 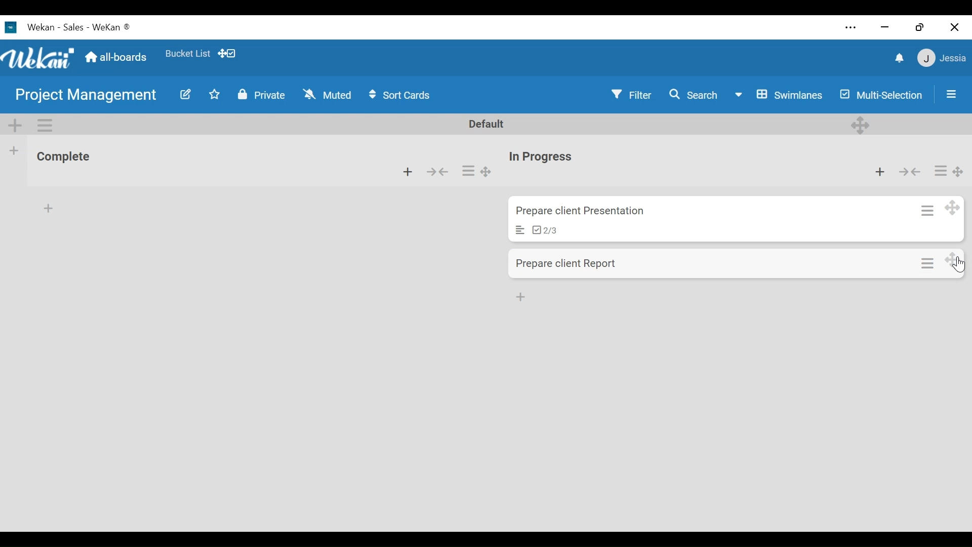 What do you see at coordinates (17, 124) in the screenshot?
I see `Add Swimlane` at bounding box center [17, 124].